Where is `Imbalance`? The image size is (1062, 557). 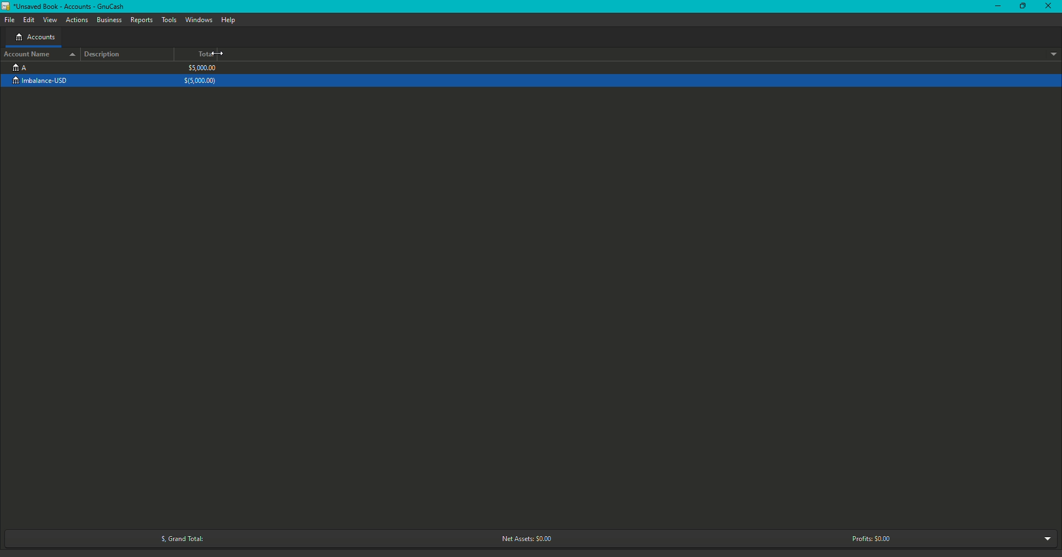 Imbalance is located at coordinates (46, 81).